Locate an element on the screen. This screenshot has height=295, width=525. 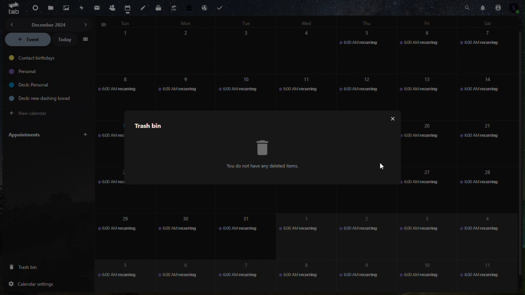
tab is located at coordinates (14, 10).